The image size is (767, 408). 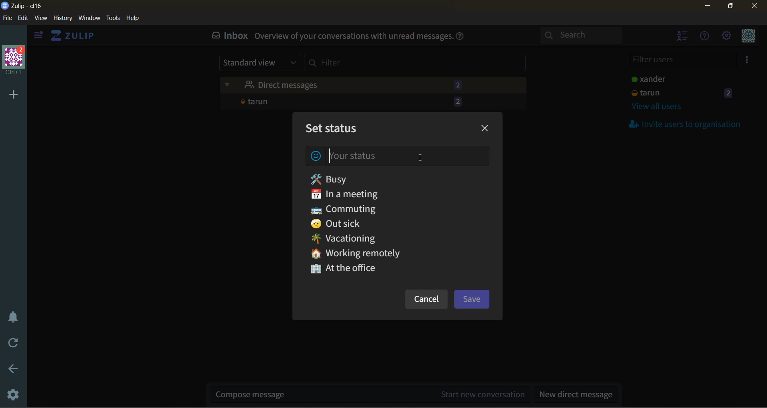 I want to click on organisation name and profile picture, so click(x=12, y=62).